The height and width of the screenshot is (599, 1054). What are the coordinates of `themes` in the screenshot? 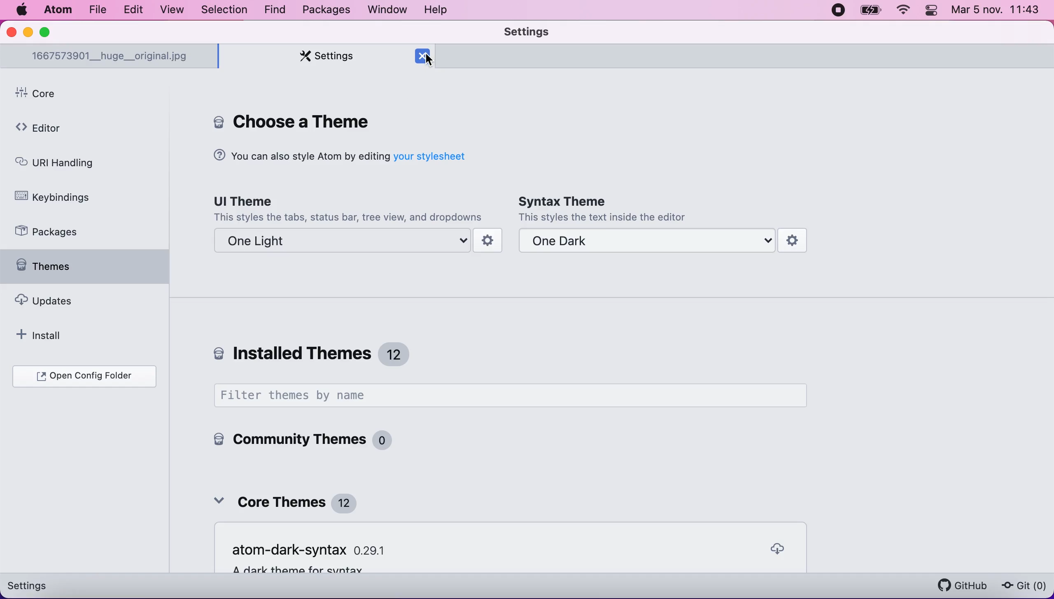 It's located at (85, 269).